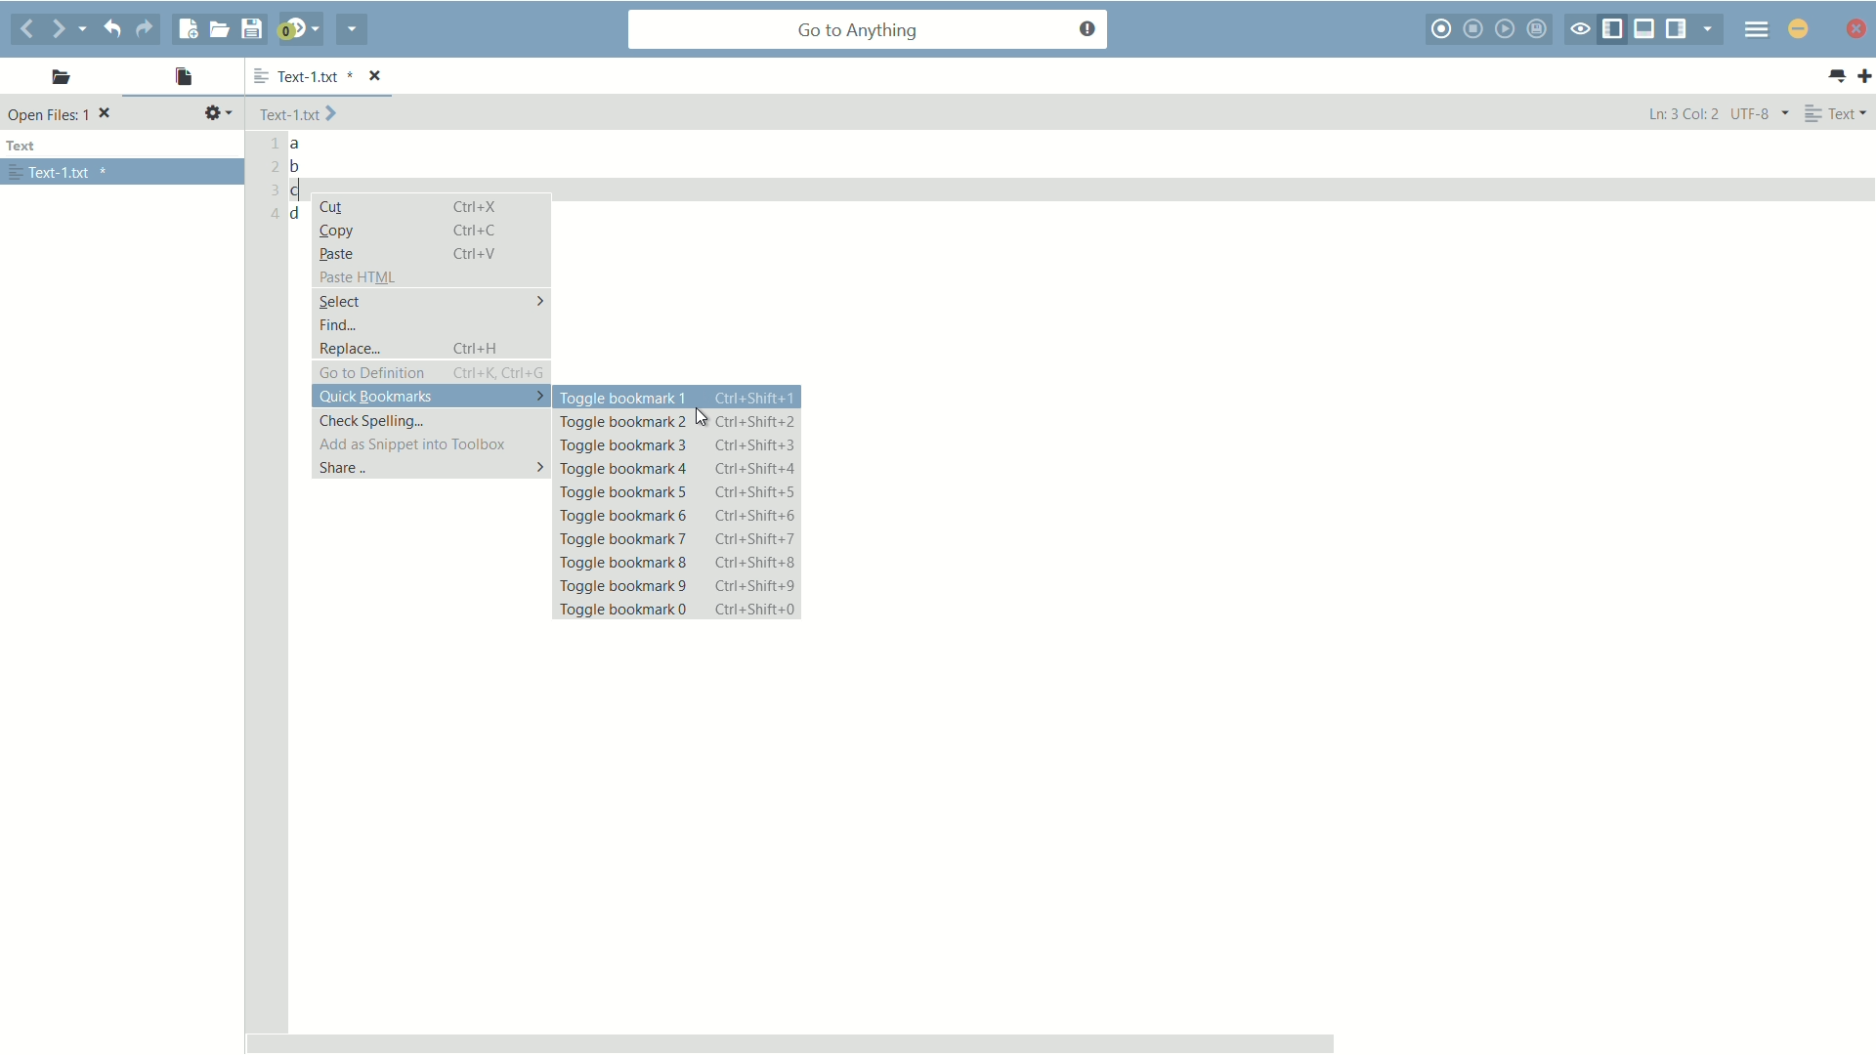 The width and height of the screenshot is (1876, 1055). What do you see at coordinates (1615, 27) in the screenshot?
I see `show/hide left pane` at bounding box center [1615, 27].